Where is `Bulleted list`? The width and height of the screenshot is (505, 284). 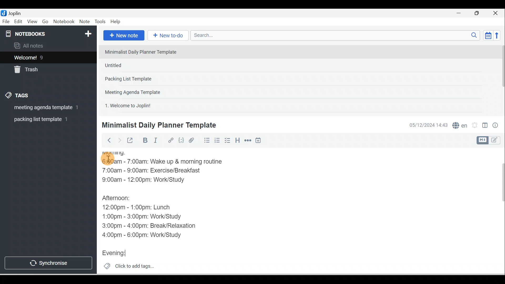 Bulleted list is located at coordinates (206, 140).